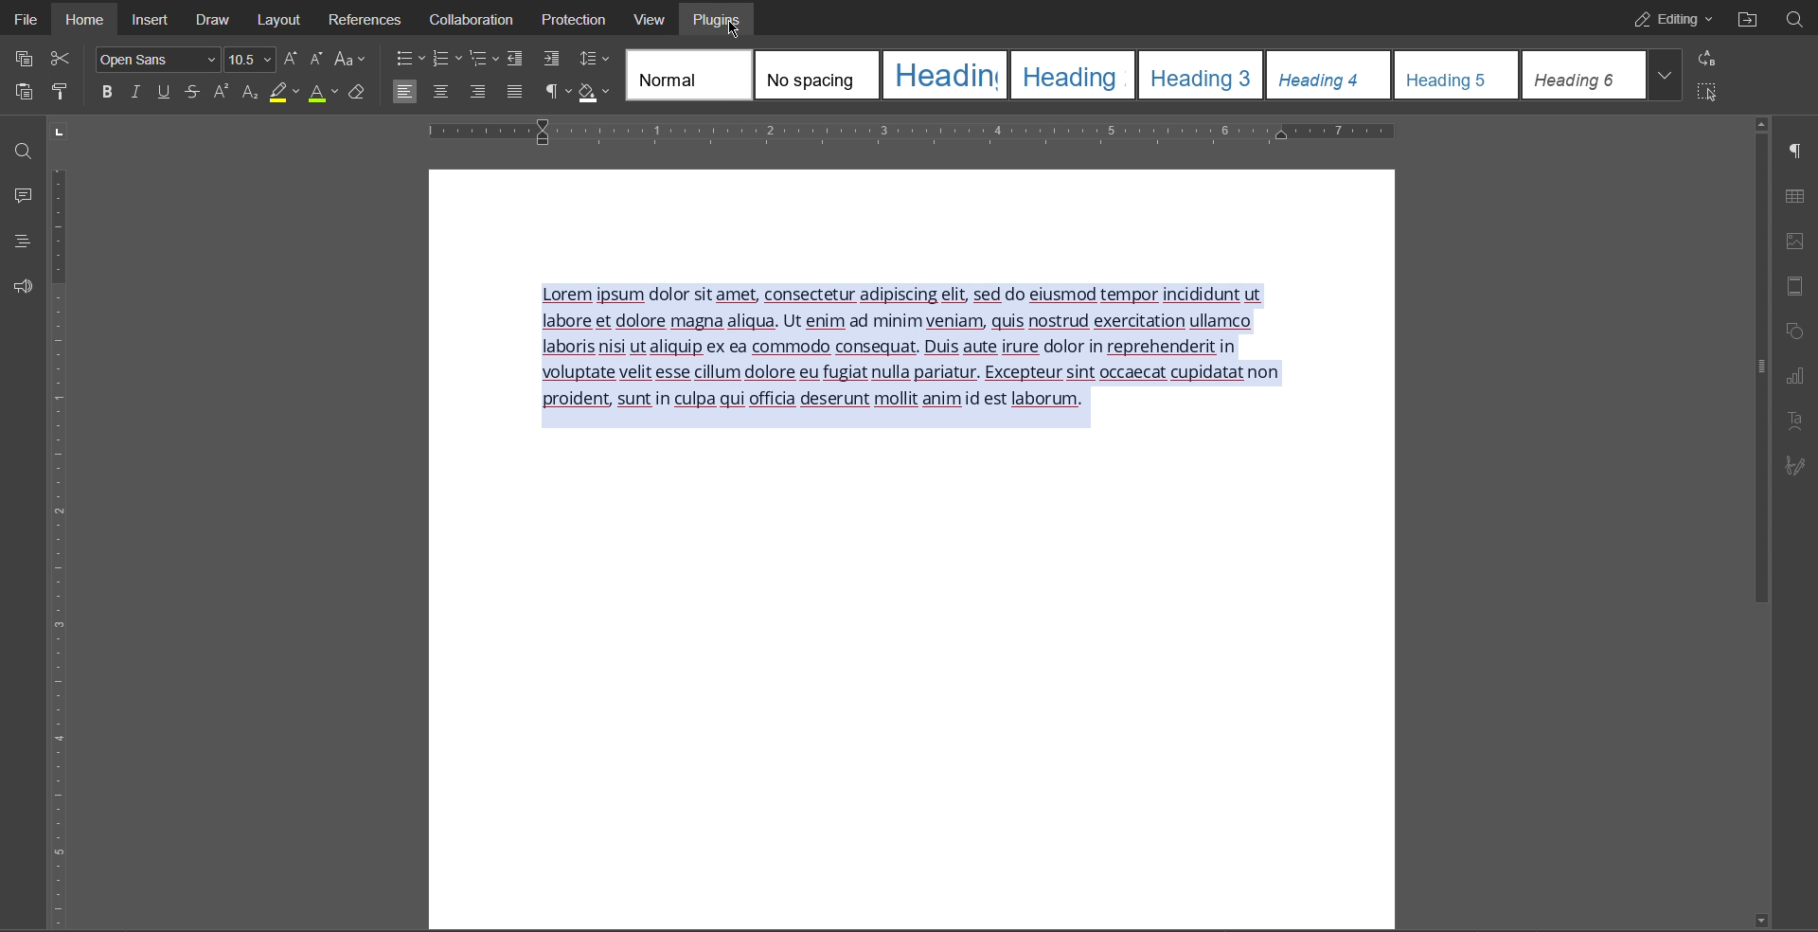 Image resolution: width=1818 pixels, height=932 pixels. I want to click on Heading Templates, so click(688, 76).